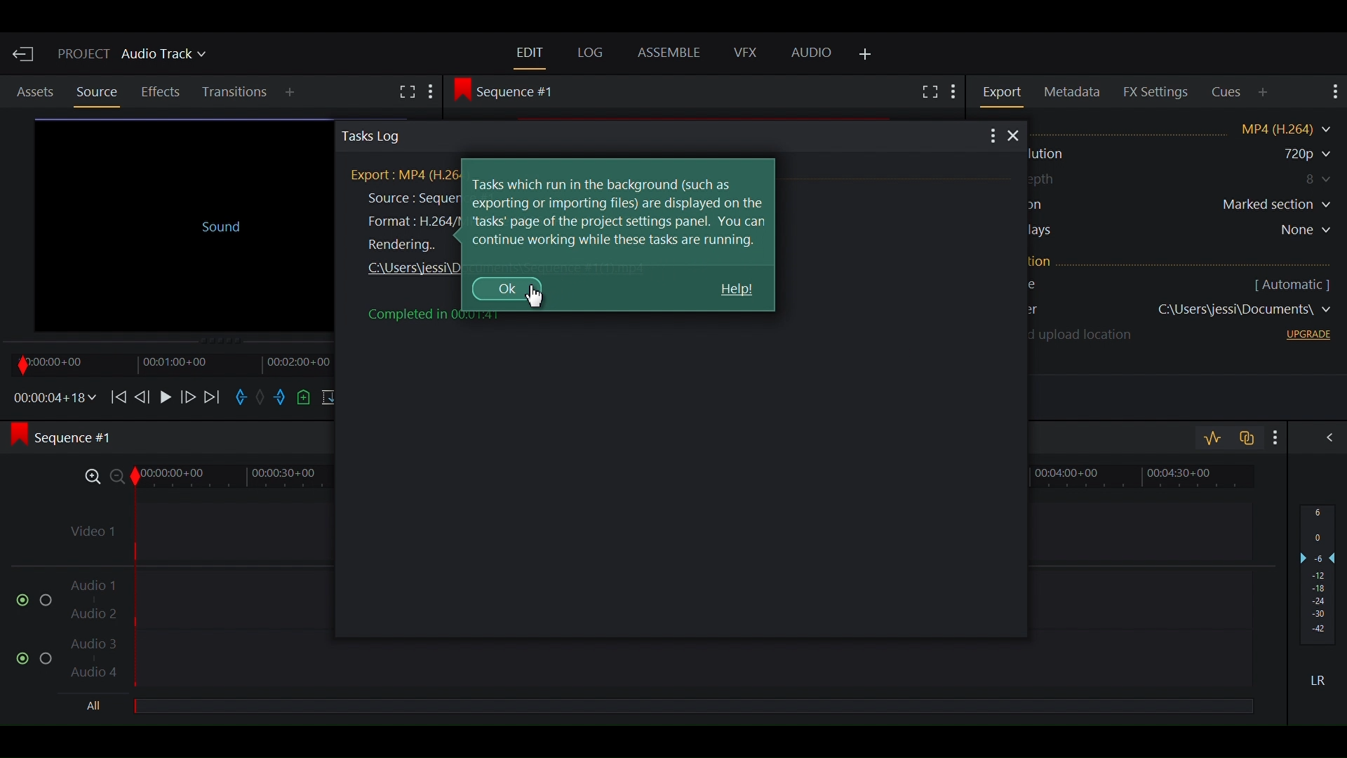 Image resolution: width=1347 pixels, height=758 pixels. What do you see at coordinates (117, 396) in the screenshot?
I see `Move Backward` at bounding box center [117, 396].